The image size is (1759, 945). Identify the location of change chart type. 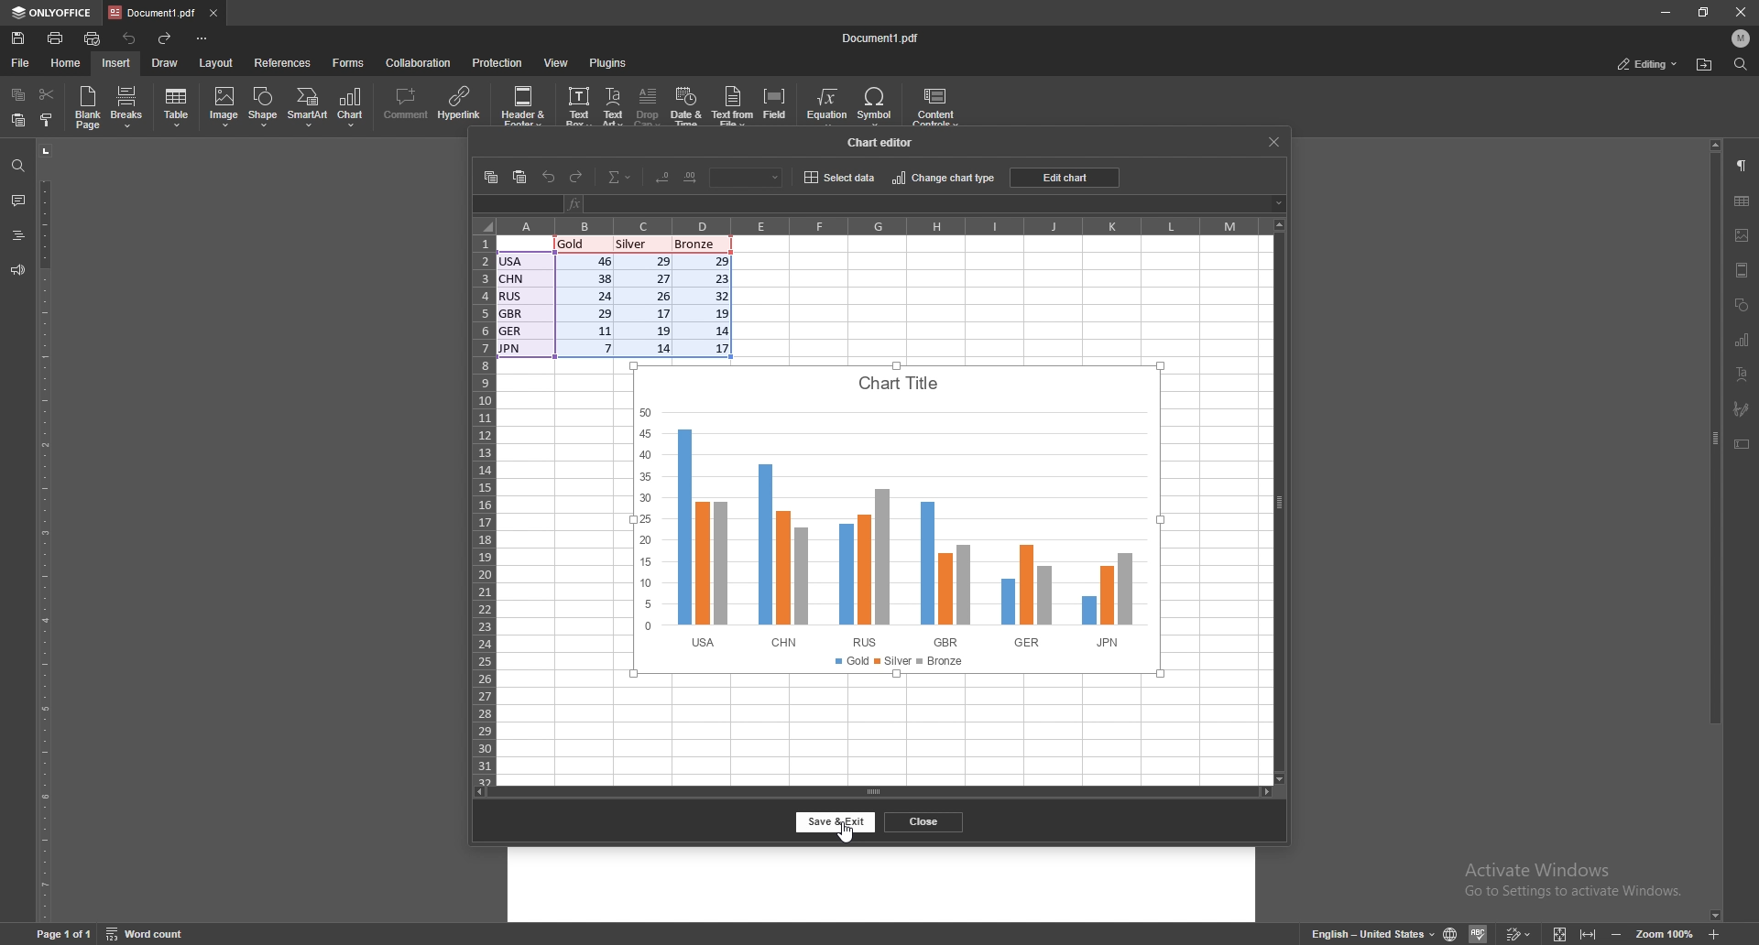
(943, 176).